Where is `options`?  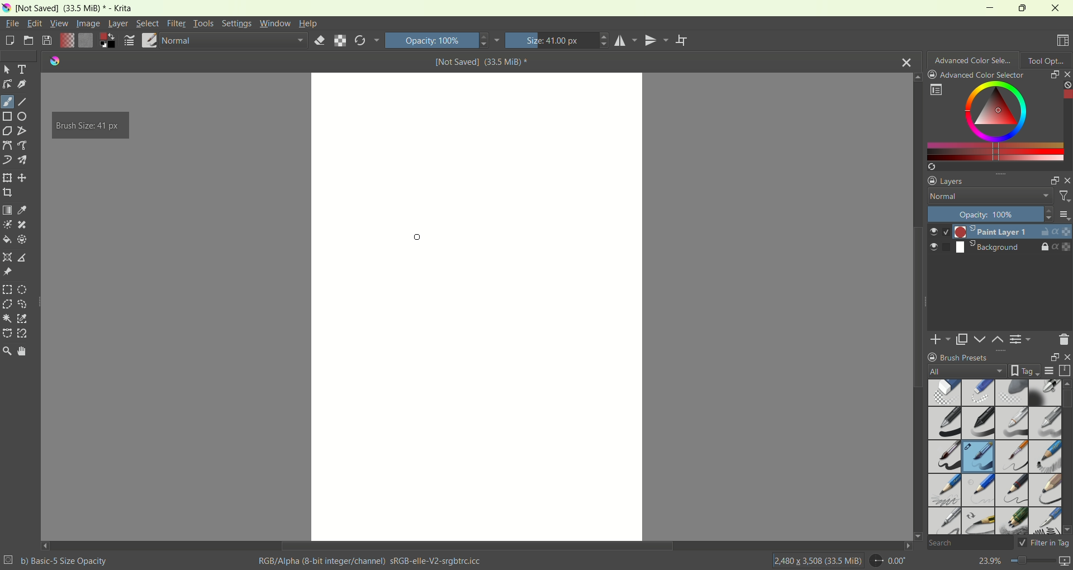
options is located at coordinates (936, 90).